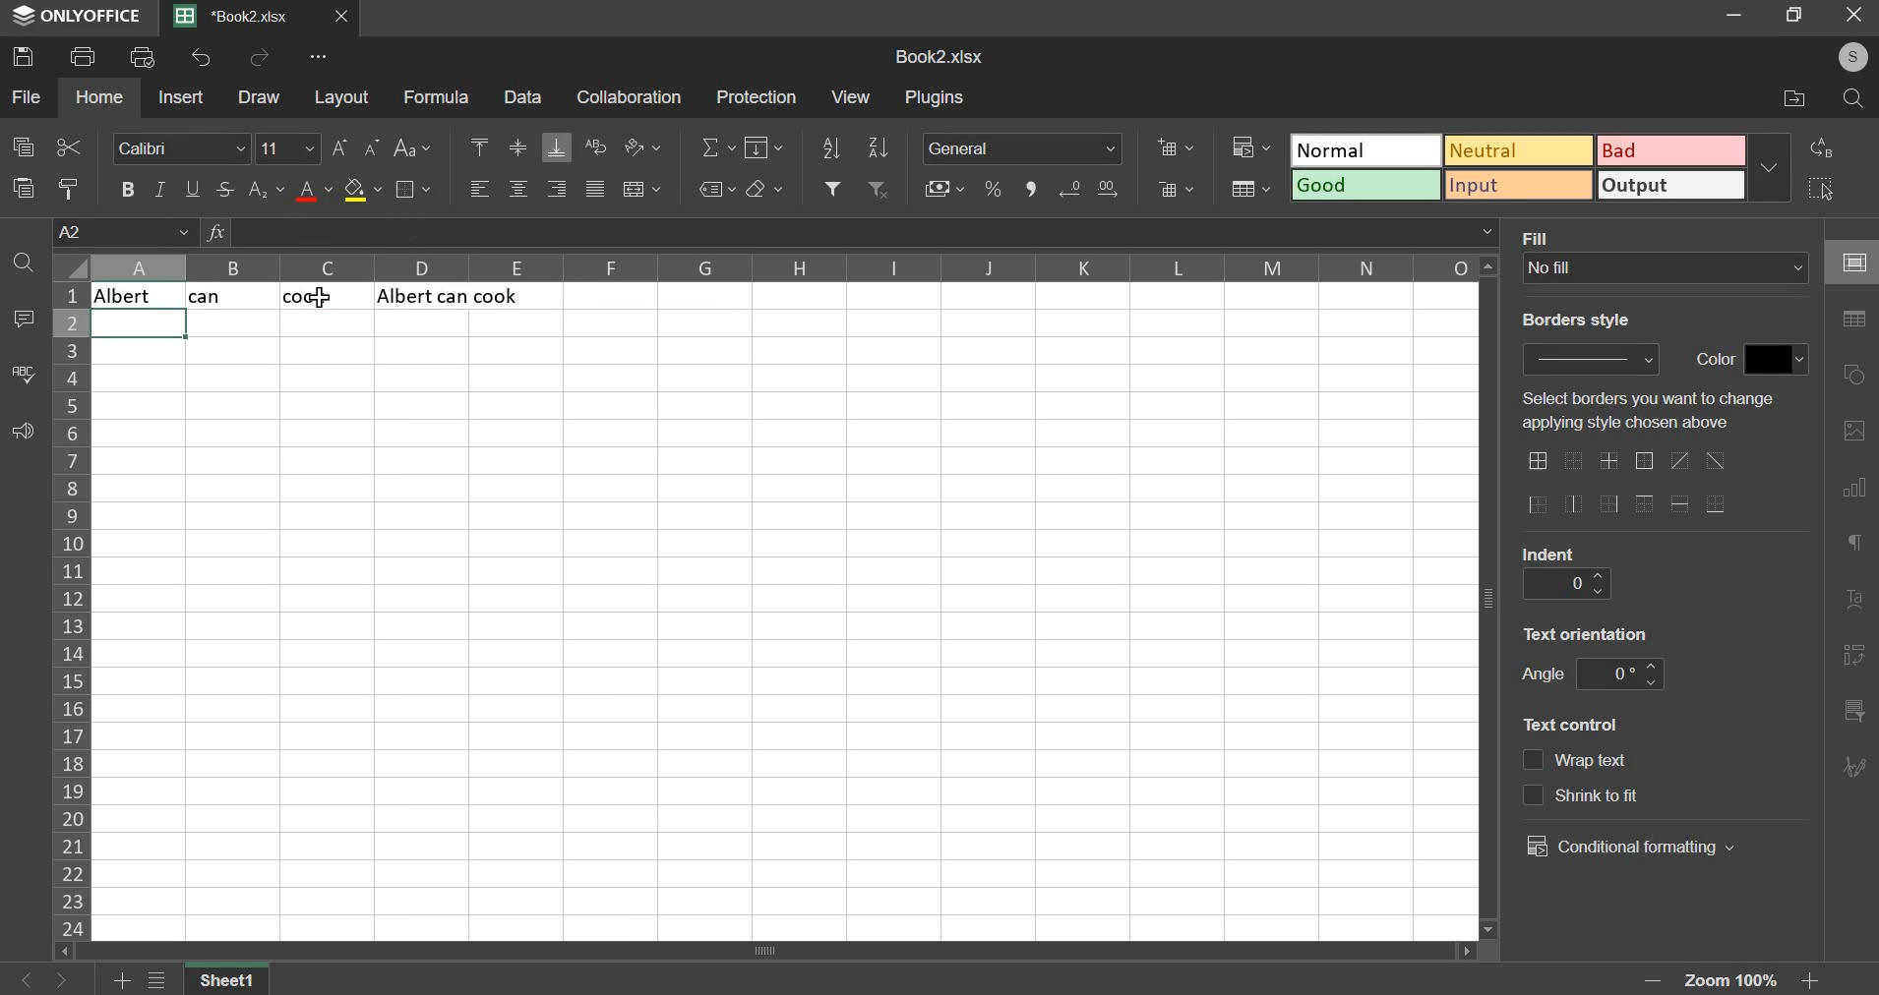  I want to click on shapes, so click(1857, 376).